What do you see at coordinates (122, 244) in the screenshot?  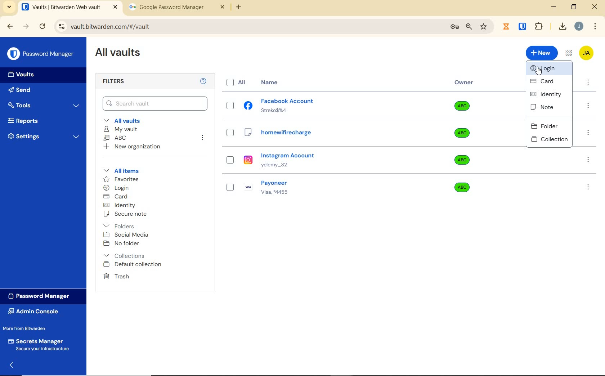 I see `No folder` at bounding box center [122, 244].